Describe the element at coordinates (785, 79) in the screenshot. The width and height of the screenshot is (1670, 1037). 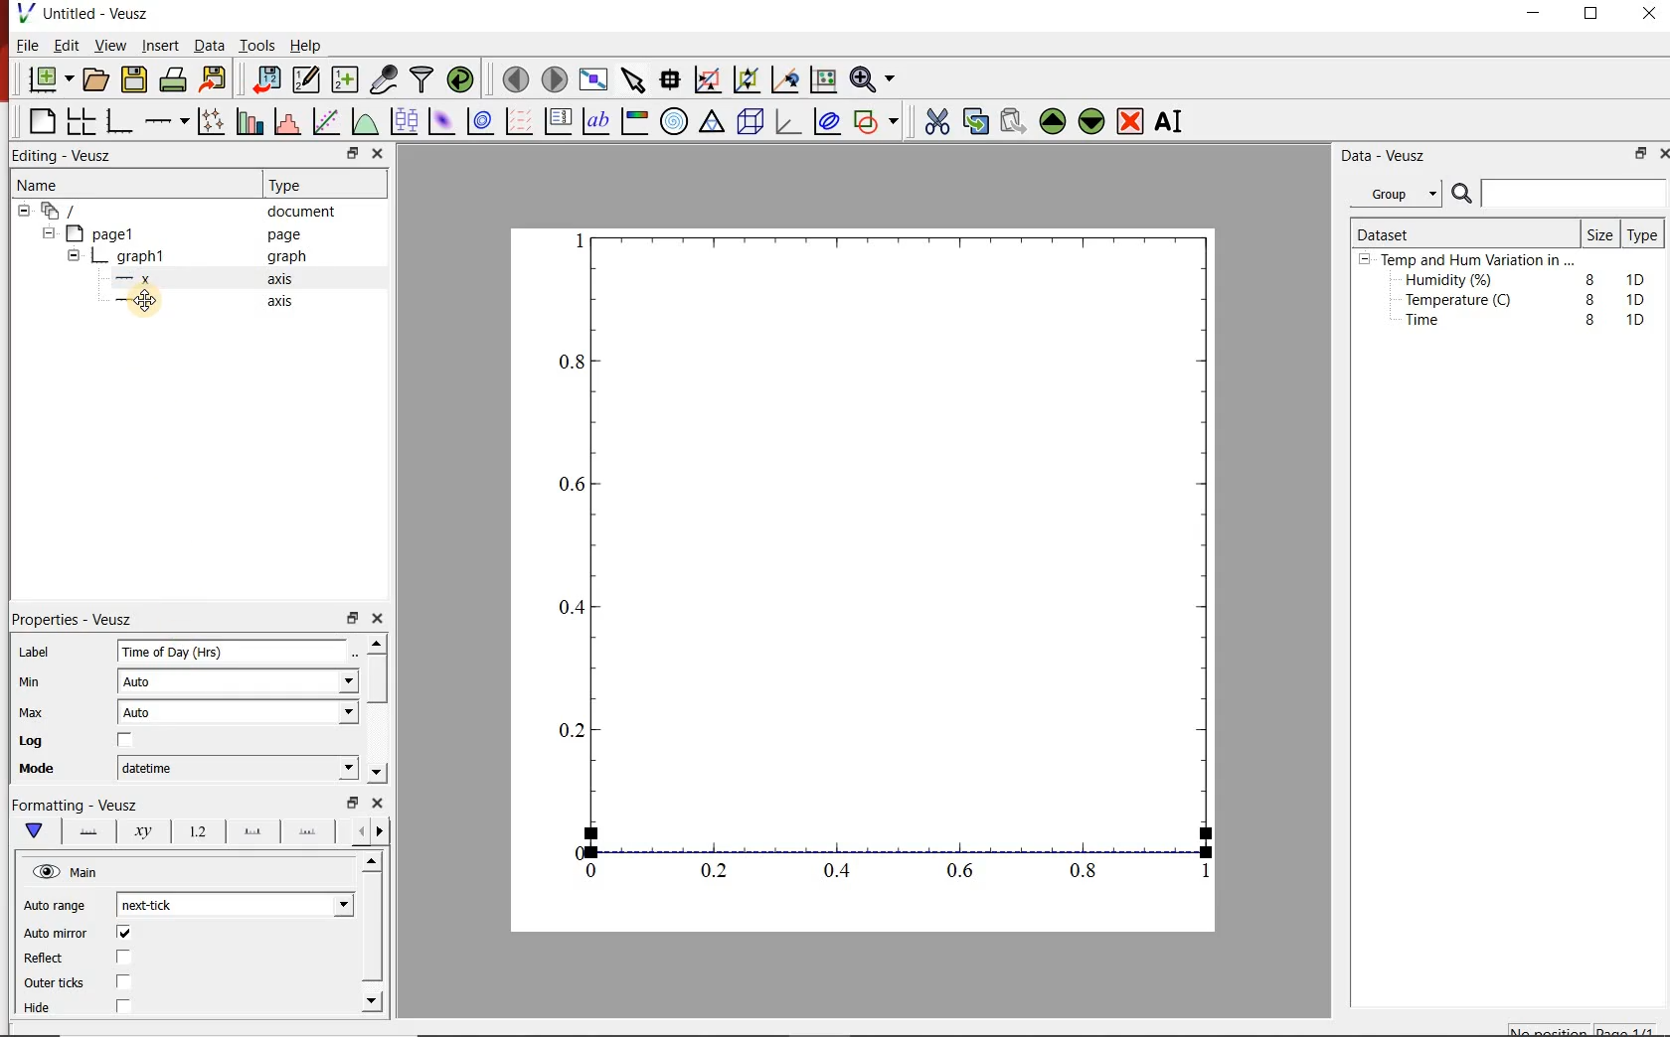
I see `click to recenter graph axes` at that location.